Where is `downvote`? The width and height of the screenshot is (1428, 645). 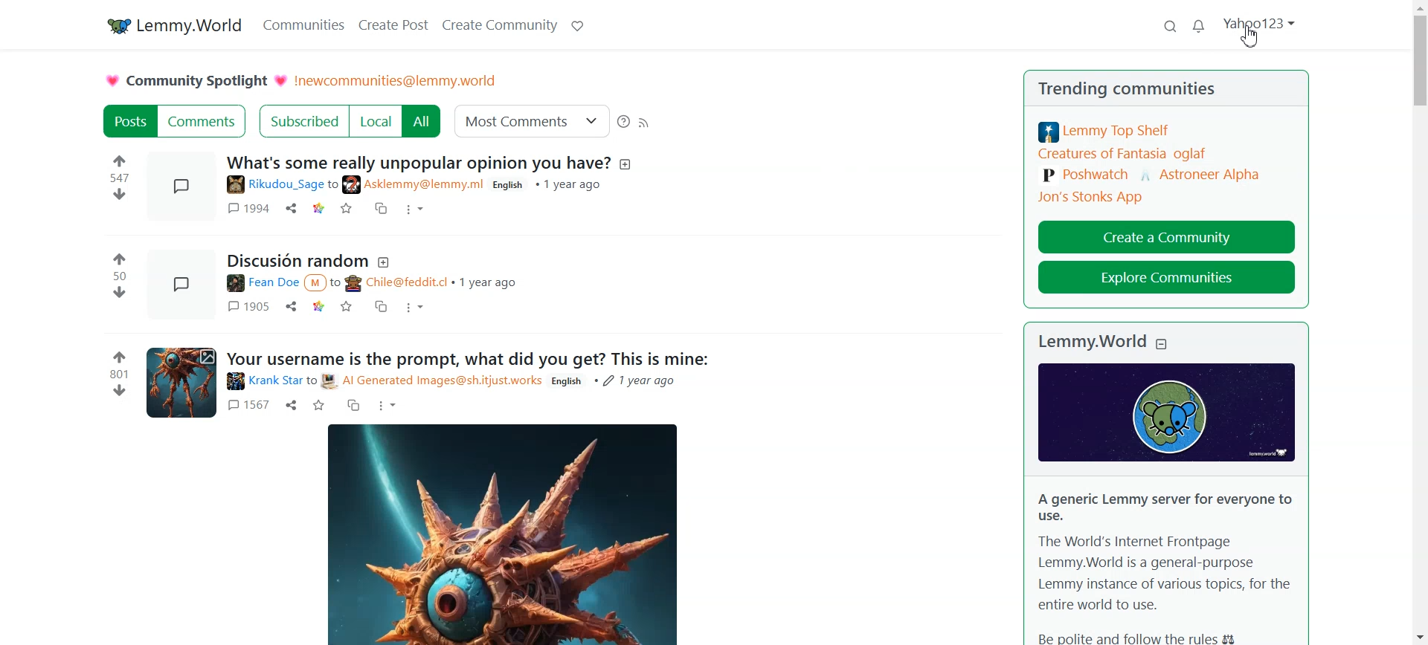
downvote is located at coordinates (120, 293).